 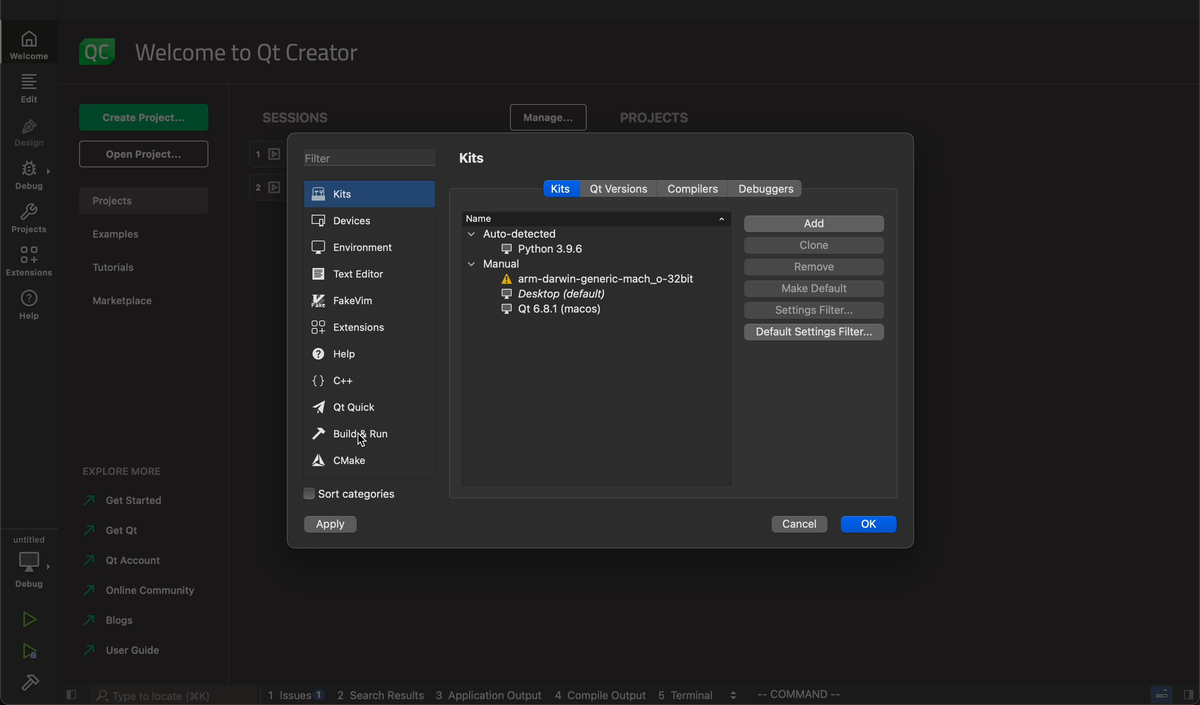 I want to click on filters, so click(x=370, y=158).